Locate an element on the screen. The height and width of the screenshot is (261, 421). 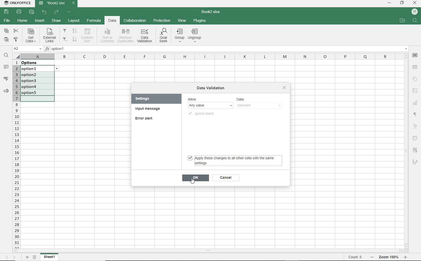
FILE is located at coordinates (7, 21).